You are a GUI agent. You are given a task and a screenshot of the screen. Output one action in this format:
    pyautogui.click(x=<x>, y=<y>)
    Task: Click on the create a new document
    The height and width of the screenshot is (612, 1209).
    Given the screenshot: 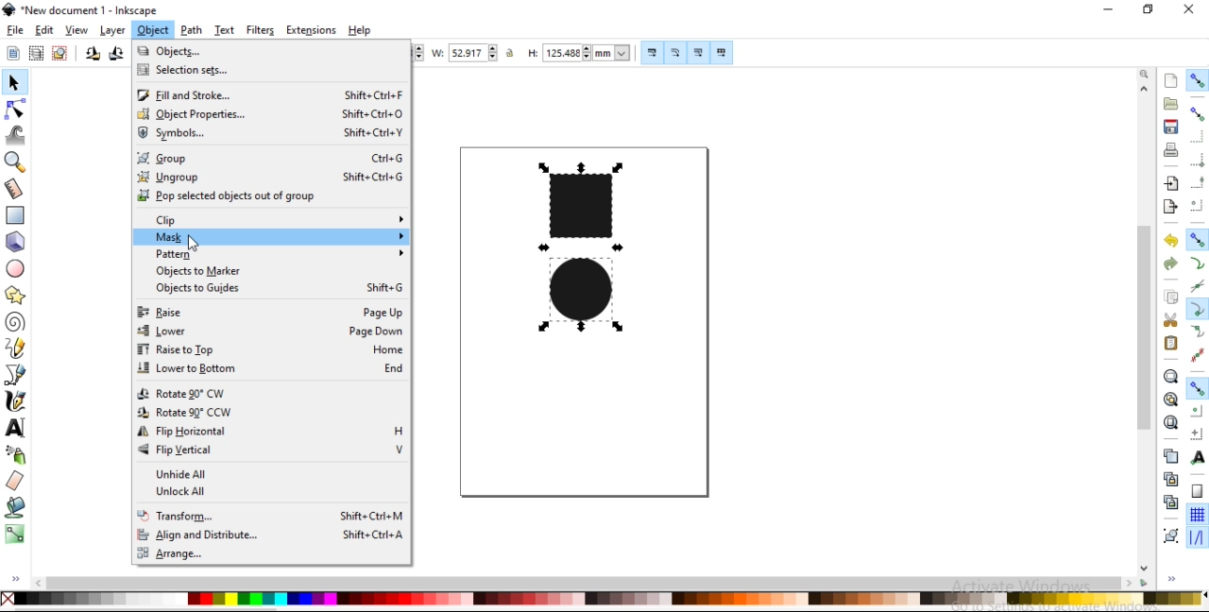 What is the action you would take?
    pyautogui.click(x=1172, y=80)
    